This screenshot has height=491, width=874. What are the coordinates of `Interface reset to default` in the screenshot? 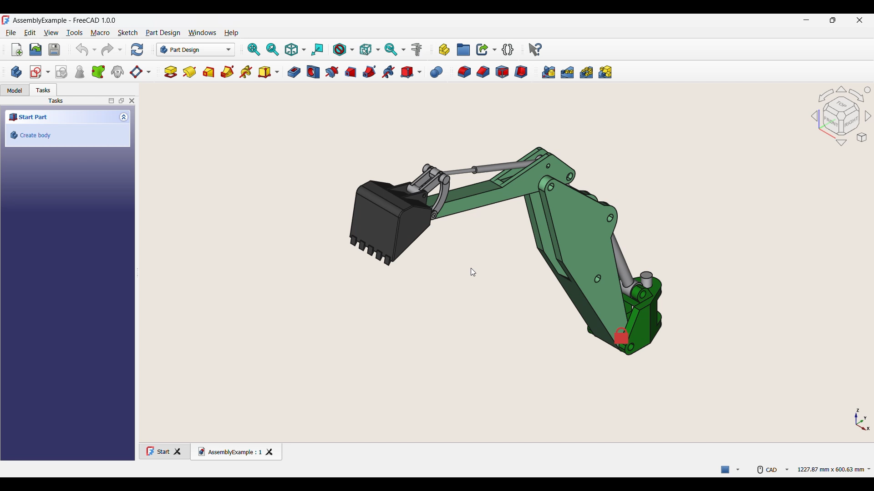 It's located at (173, 294).